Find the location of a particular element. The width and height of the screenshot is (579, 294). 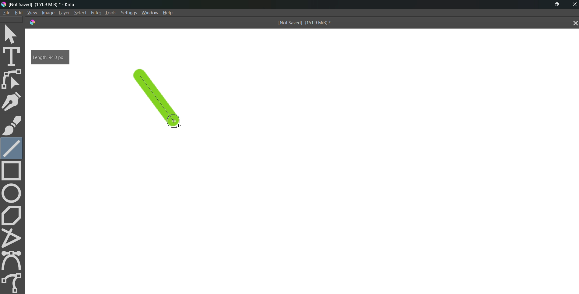

edit shape is located at coordinates (13, 79).